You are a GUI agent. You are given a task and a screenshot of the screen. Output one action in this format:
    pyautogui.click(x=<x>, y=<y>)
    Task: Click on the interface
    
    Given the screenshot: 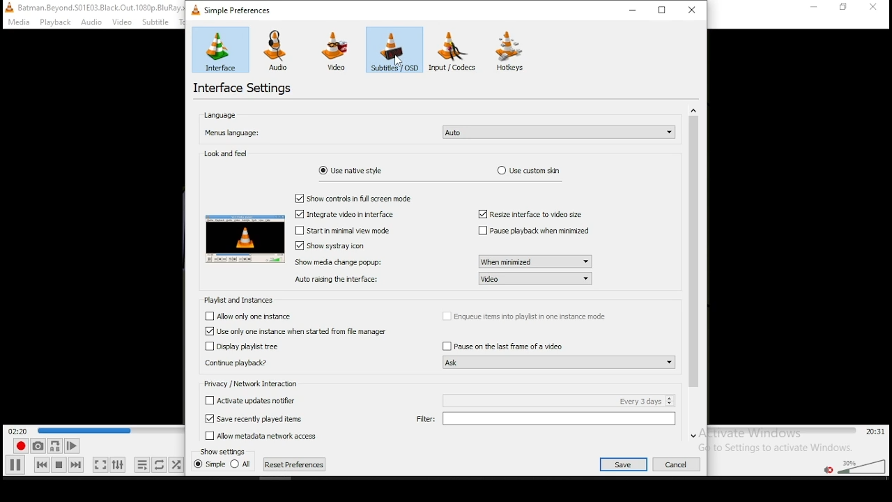 What is the action you would take?
    pyautogui.click(x=218, y=50)
    